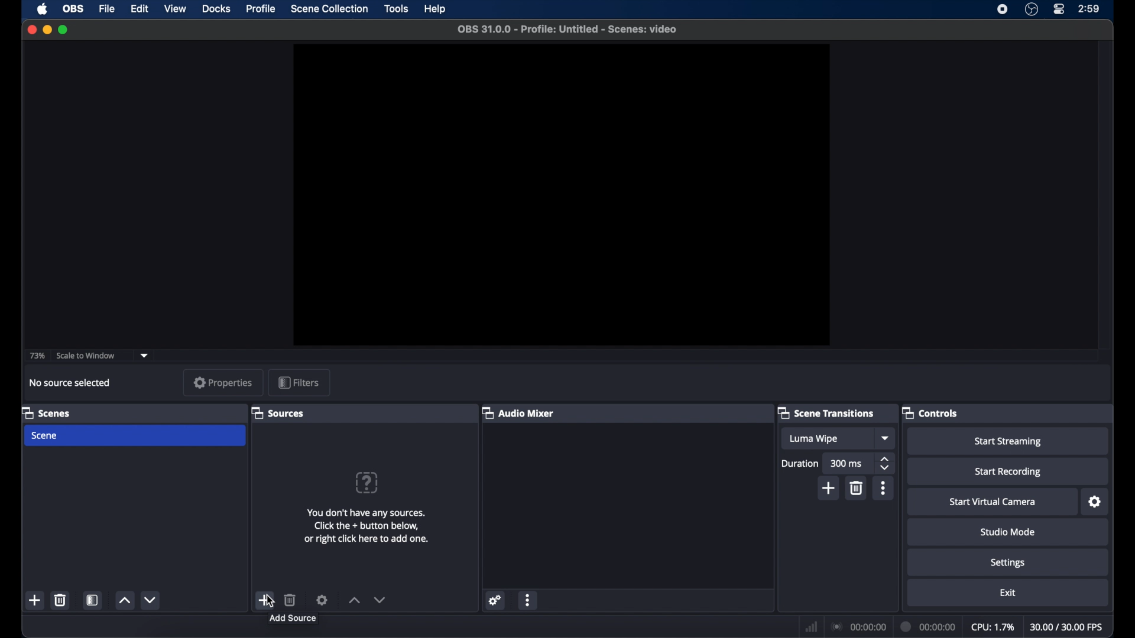  I want to click on audio mixer, so click(518, 412).